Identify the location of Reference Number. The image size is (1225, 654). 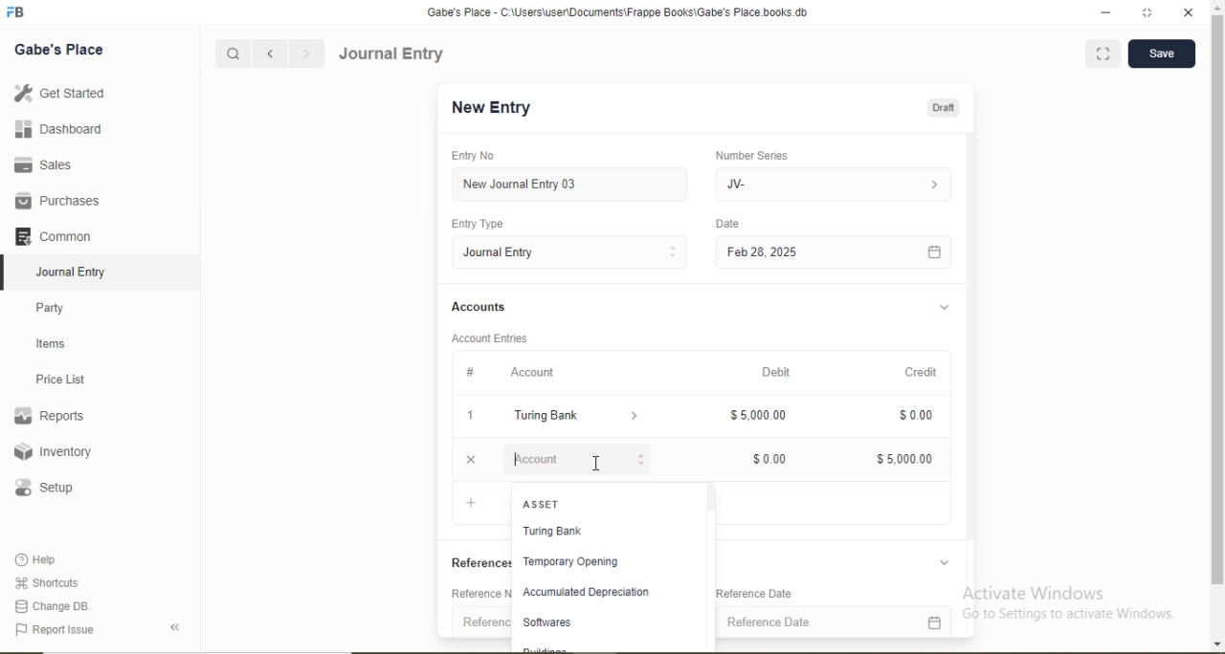
(481, 593).